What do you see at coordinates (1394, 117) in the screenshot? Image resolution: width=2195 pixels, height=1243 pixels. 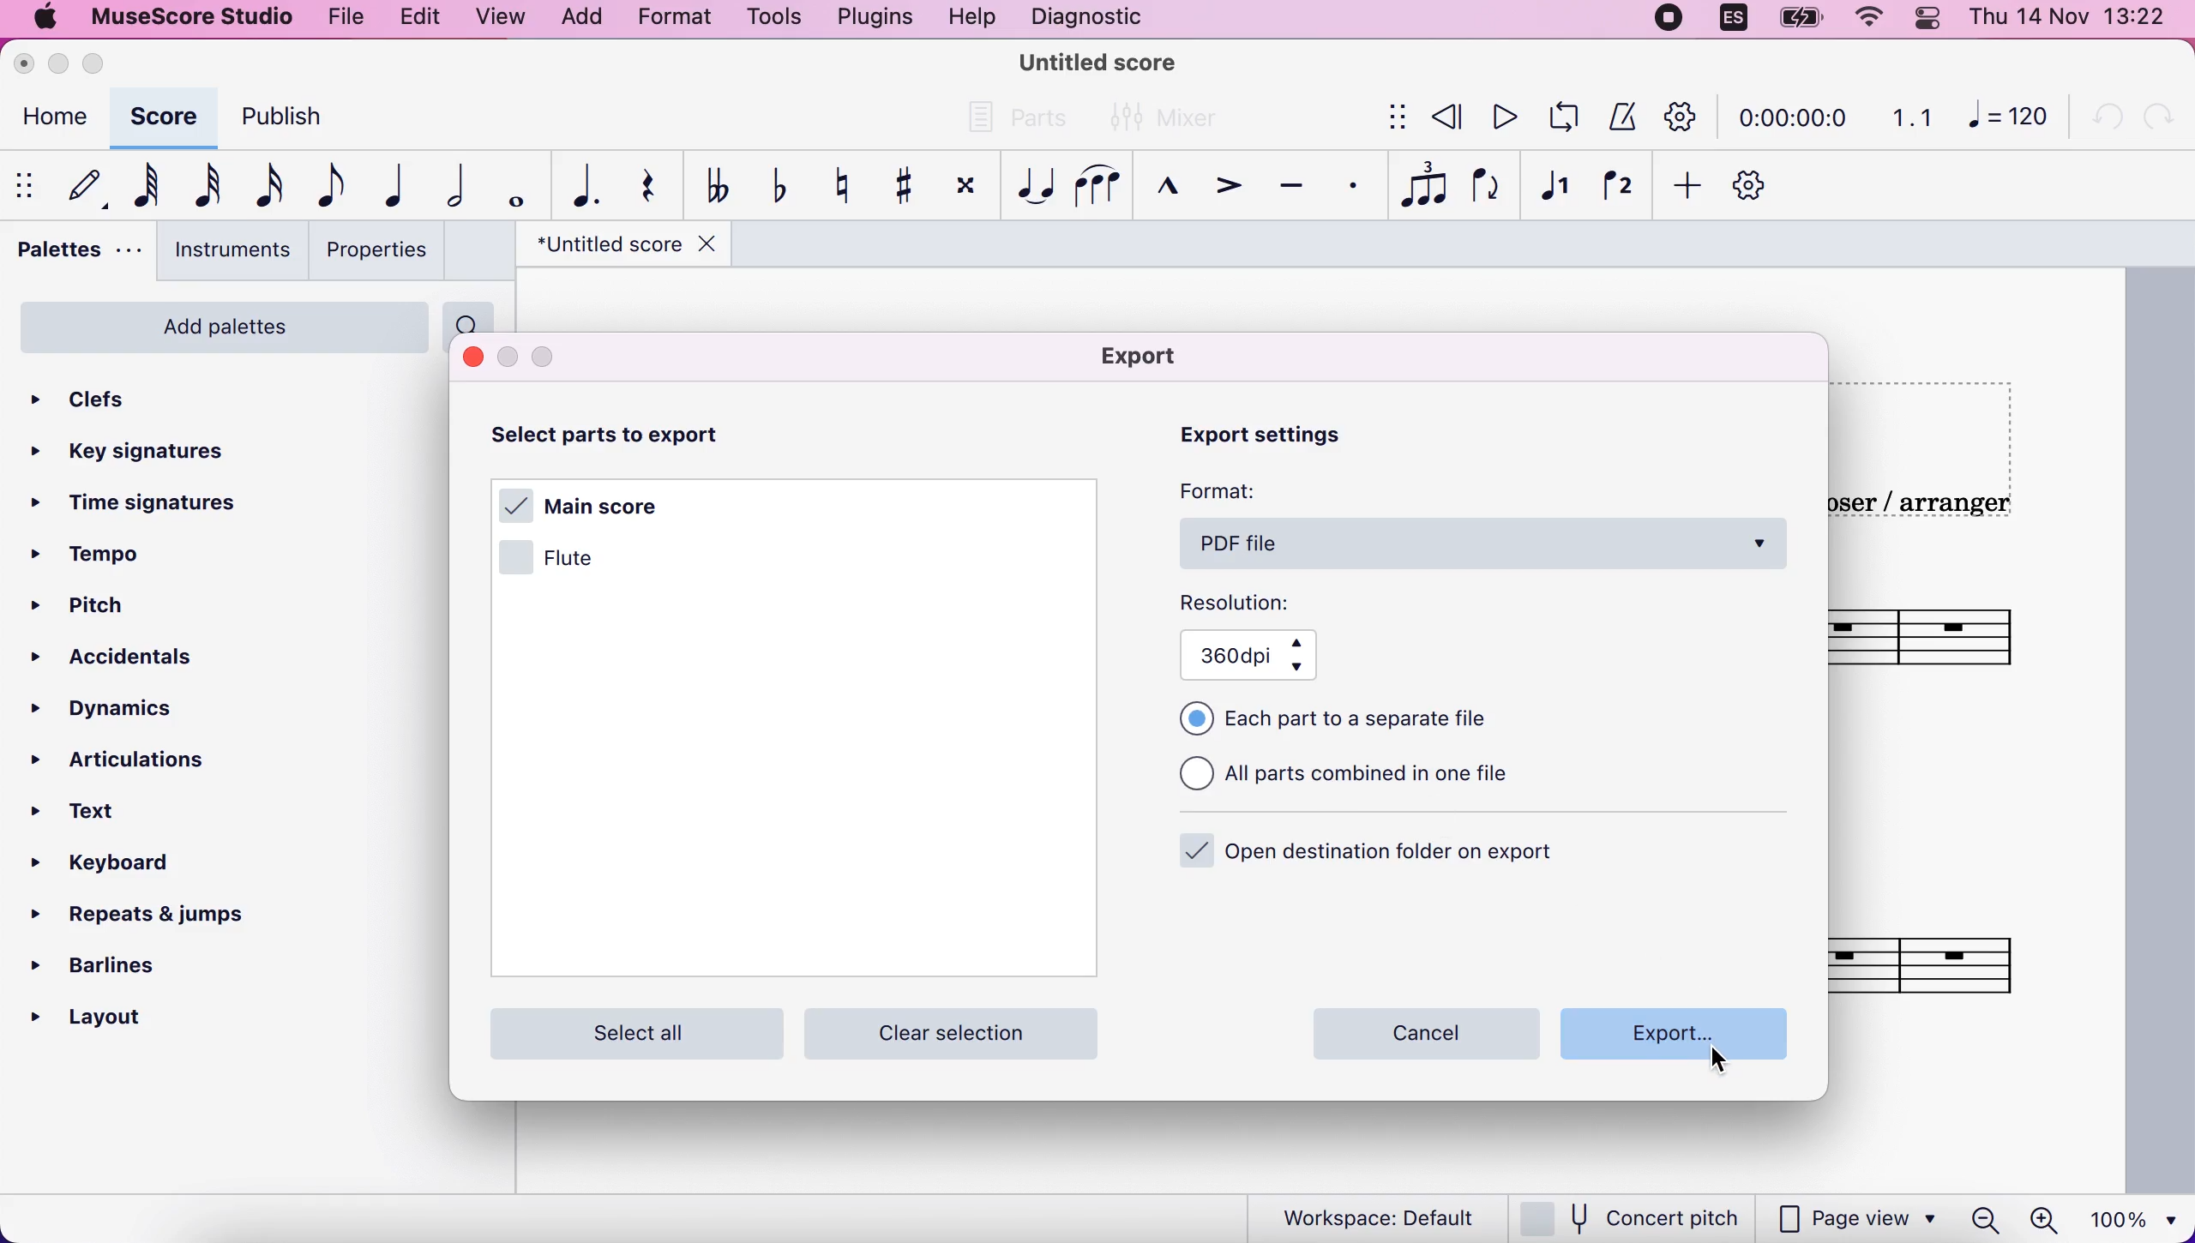 I see `show/hide` at bounding box center [1394, 117].